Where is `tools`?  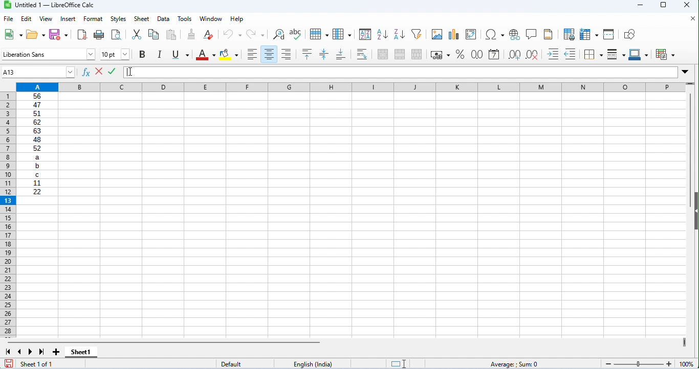 tools is located at coordinates (186, 19).